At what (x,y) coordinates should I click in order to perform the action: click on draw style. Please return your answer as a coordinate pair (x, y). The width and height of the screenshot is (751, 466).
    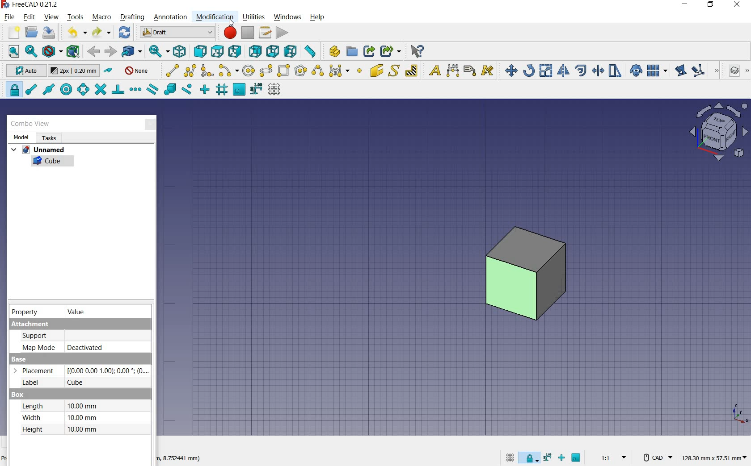
    Looking at the image, I should click on (51, 51).